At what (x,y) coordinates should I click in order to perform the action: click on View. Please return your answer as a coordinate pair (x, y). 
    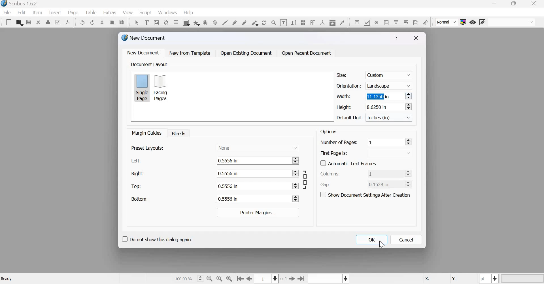
    Looking at the image, I should click on (128, 13).